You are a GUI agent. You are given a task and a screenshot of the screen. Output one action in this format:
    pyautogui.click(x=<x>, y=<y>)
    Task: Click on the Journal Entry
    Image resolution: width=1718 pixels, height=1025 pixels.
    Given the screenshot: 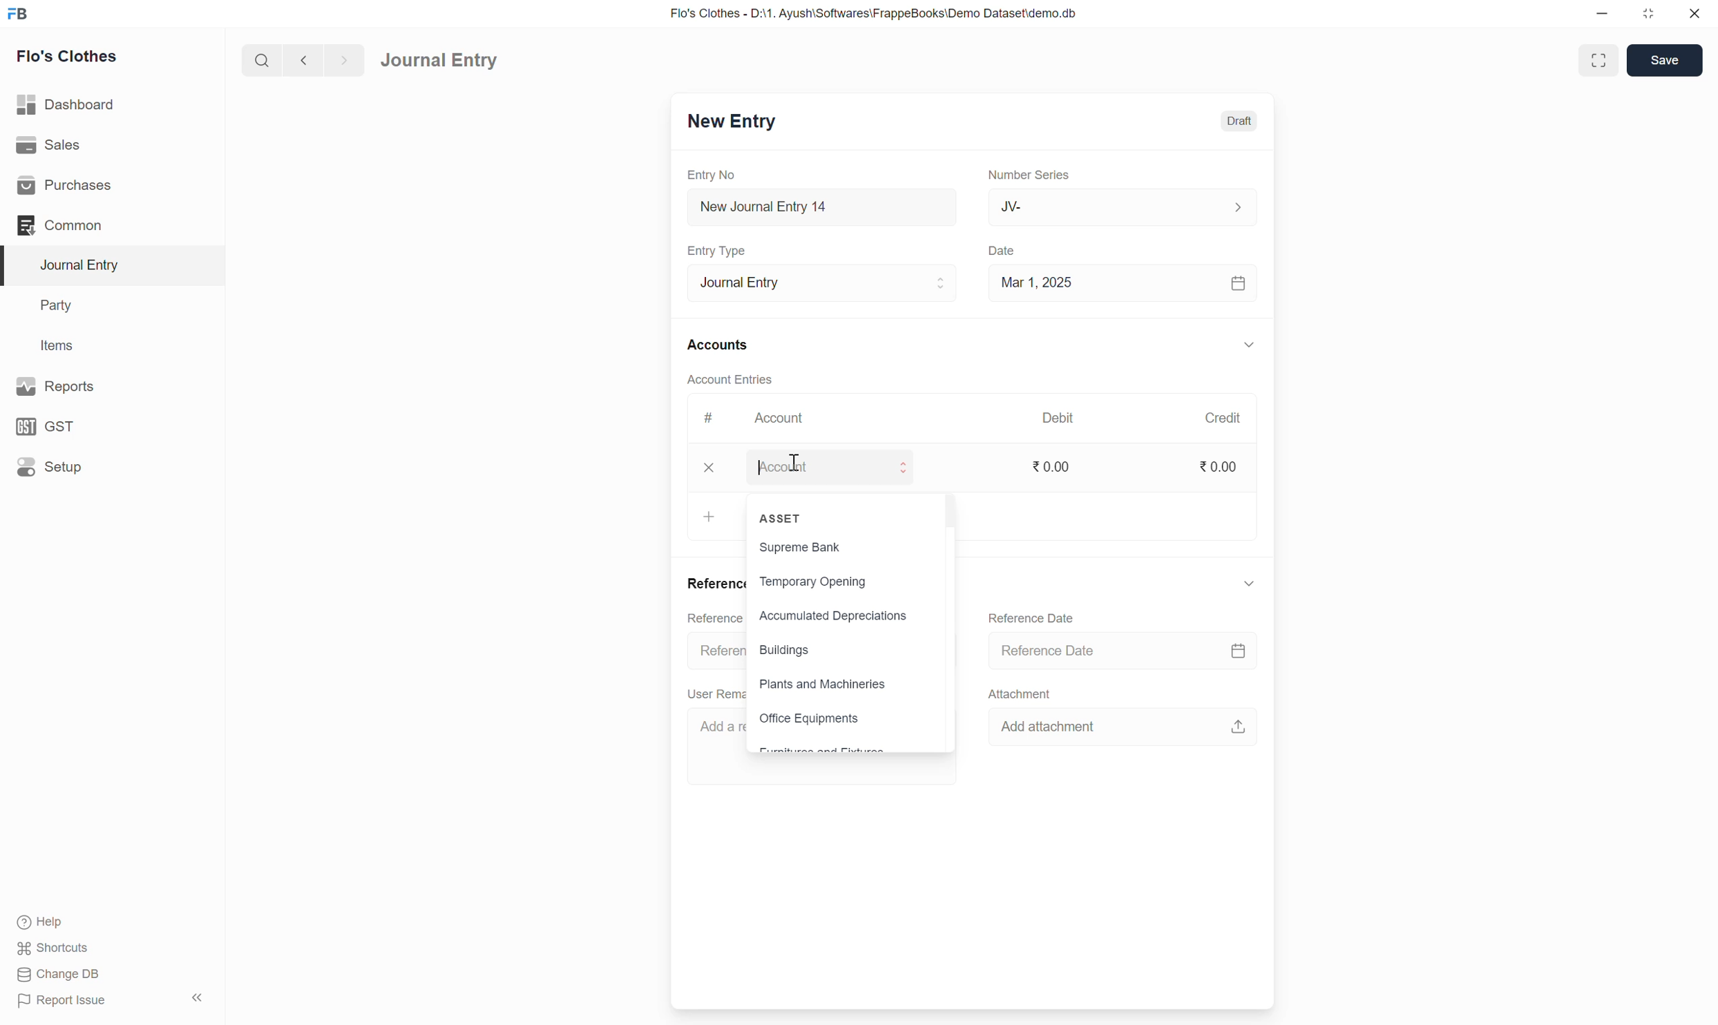 What is the action you would take?
    pyautogui.click(x=85, y=265)
    